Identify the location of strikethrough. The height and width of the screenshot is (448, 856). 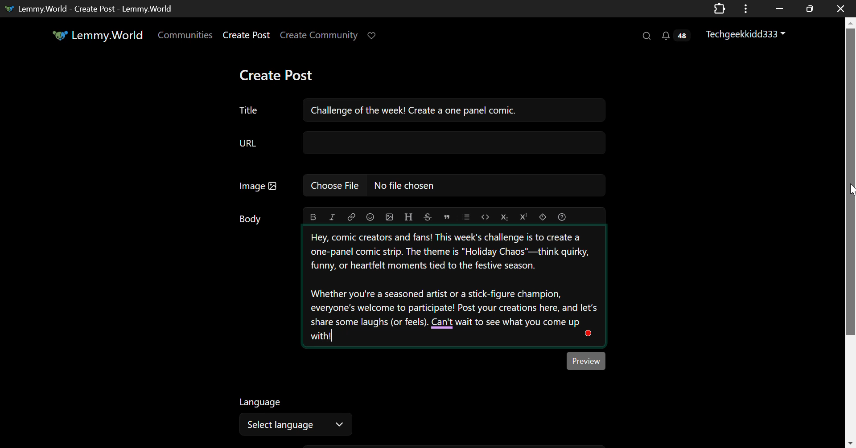
(428, 217).